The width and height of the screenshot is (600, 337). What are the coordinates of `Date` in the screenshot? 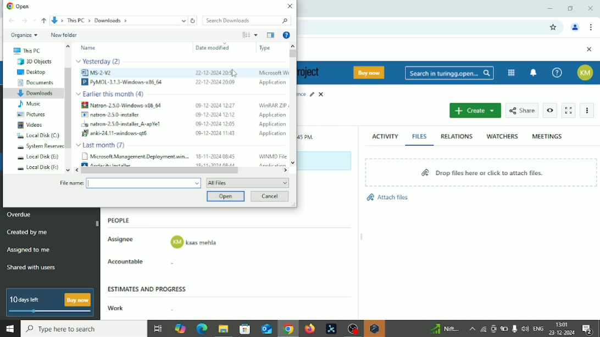 It's located at (563, 333).